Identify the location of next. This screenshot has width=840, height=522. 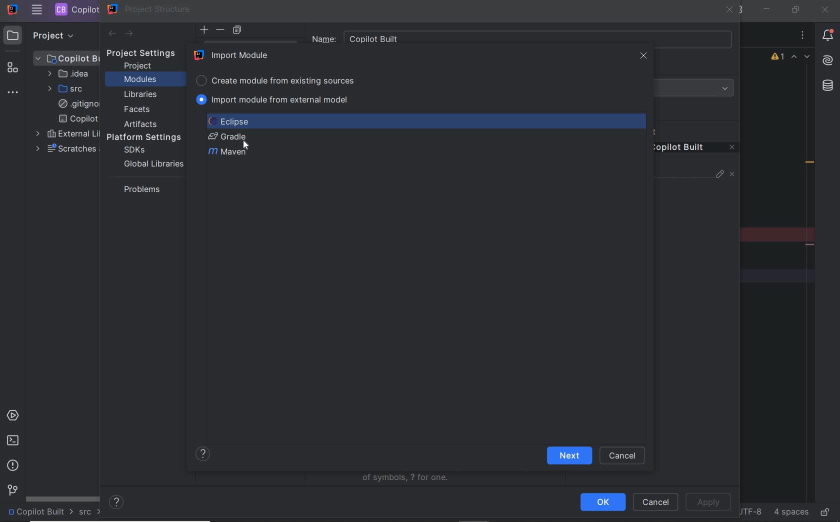
(569, 455).